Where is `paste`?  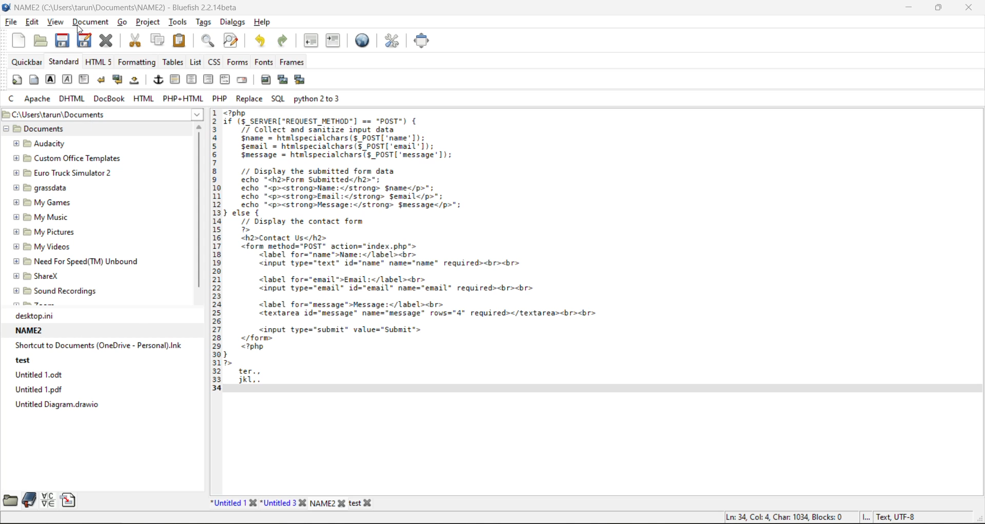
paste is located at coordinates (180, 40).